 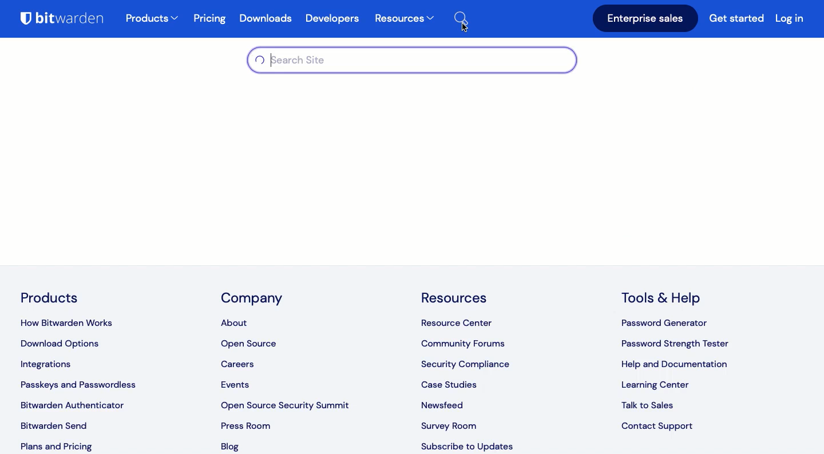 I want to click on Get started, so click(x=738, y=20).